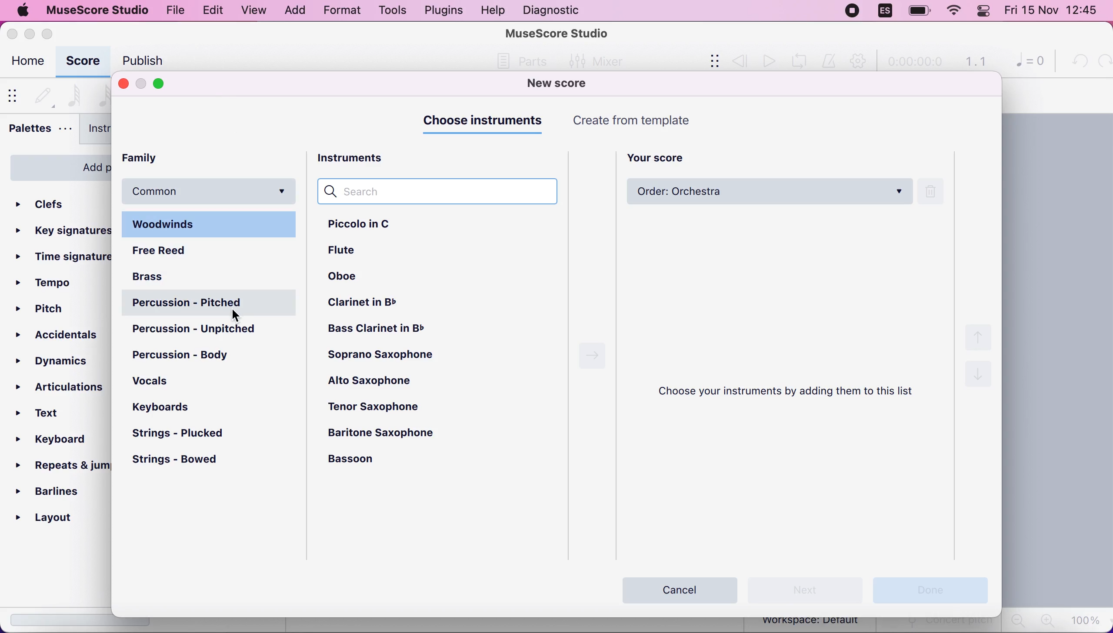  What do you see at coordinates (802, 60) in the screenshot?
I see `playback loop` at bounding box center [802, 60].